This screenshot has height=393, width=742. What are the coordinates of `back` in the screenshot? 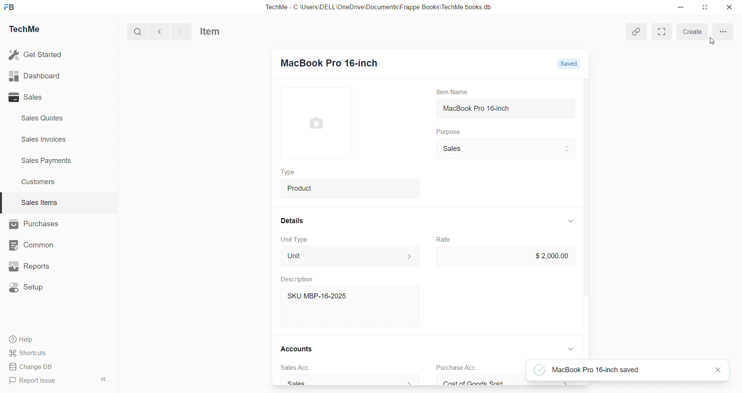 It's located at (160, 31).